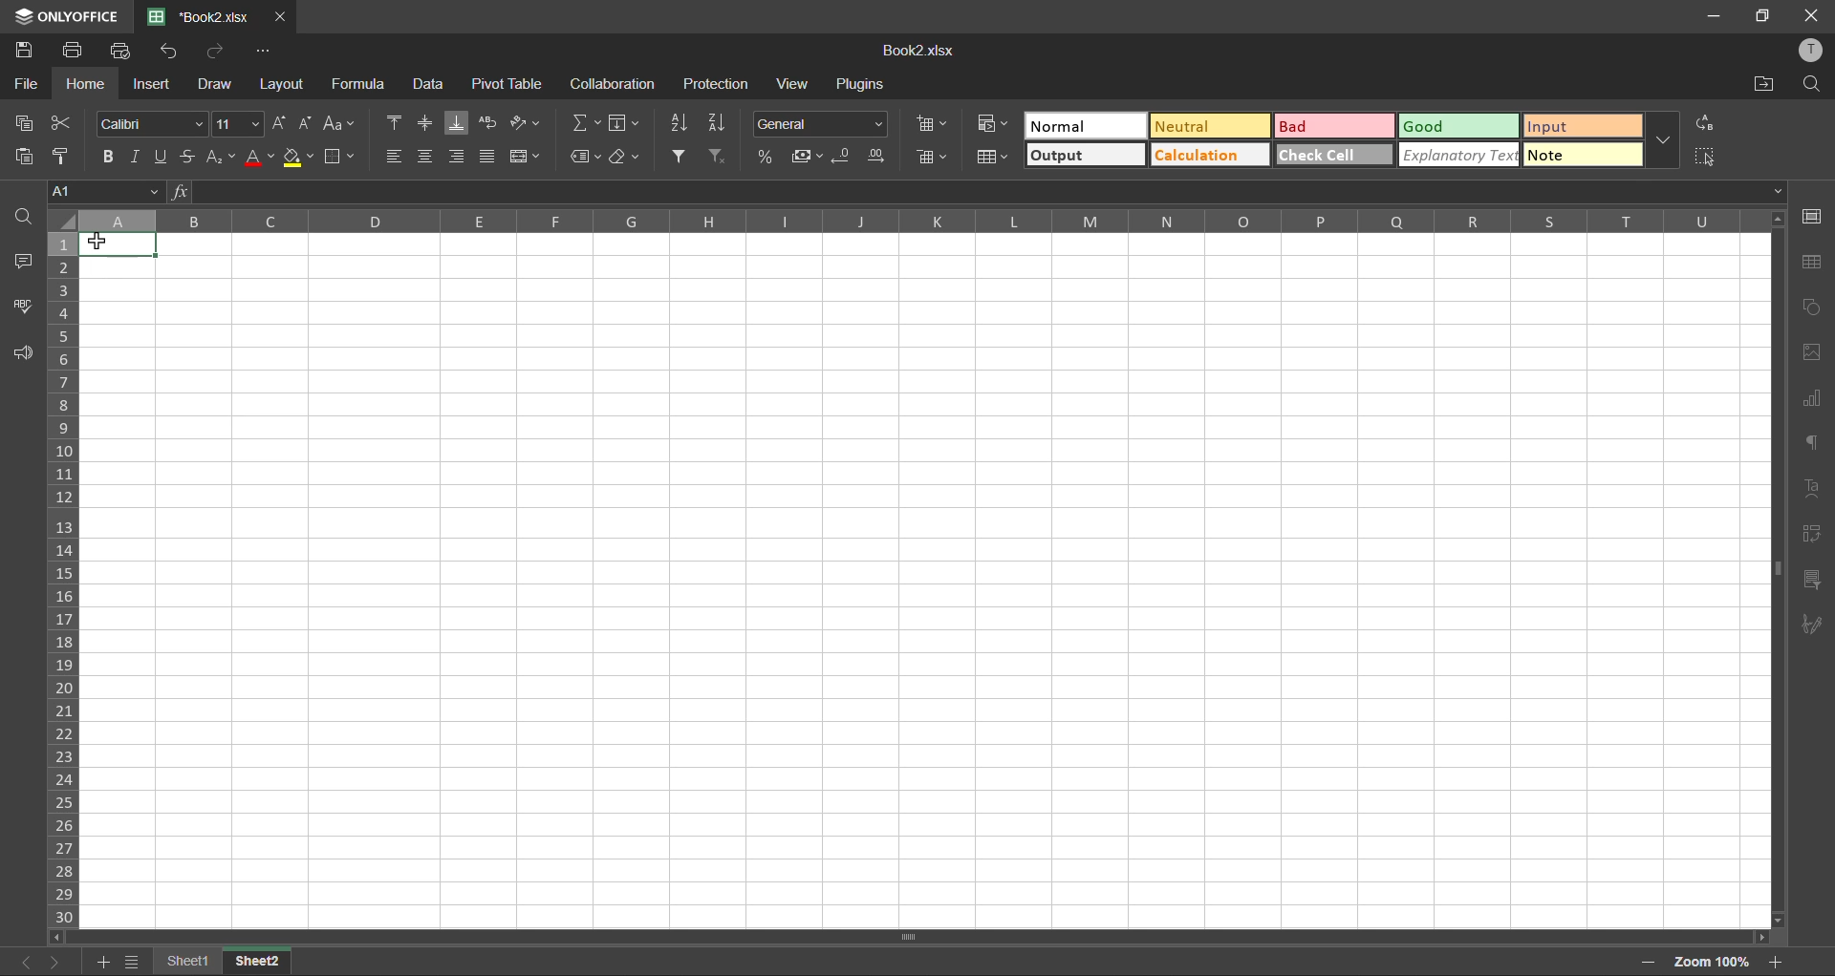  I want to click on zoom out, so click(1643, 965).